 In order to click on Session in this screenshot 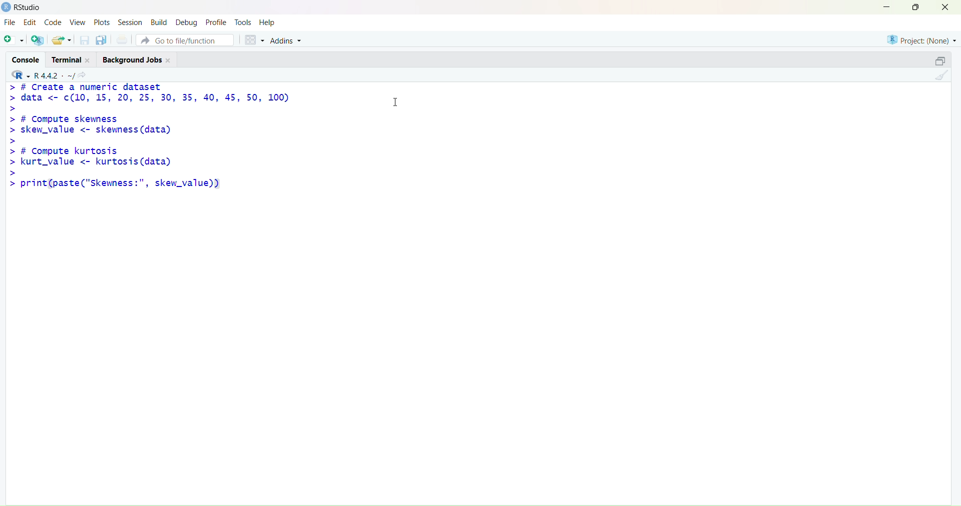, I will do `click(131, 22)`.